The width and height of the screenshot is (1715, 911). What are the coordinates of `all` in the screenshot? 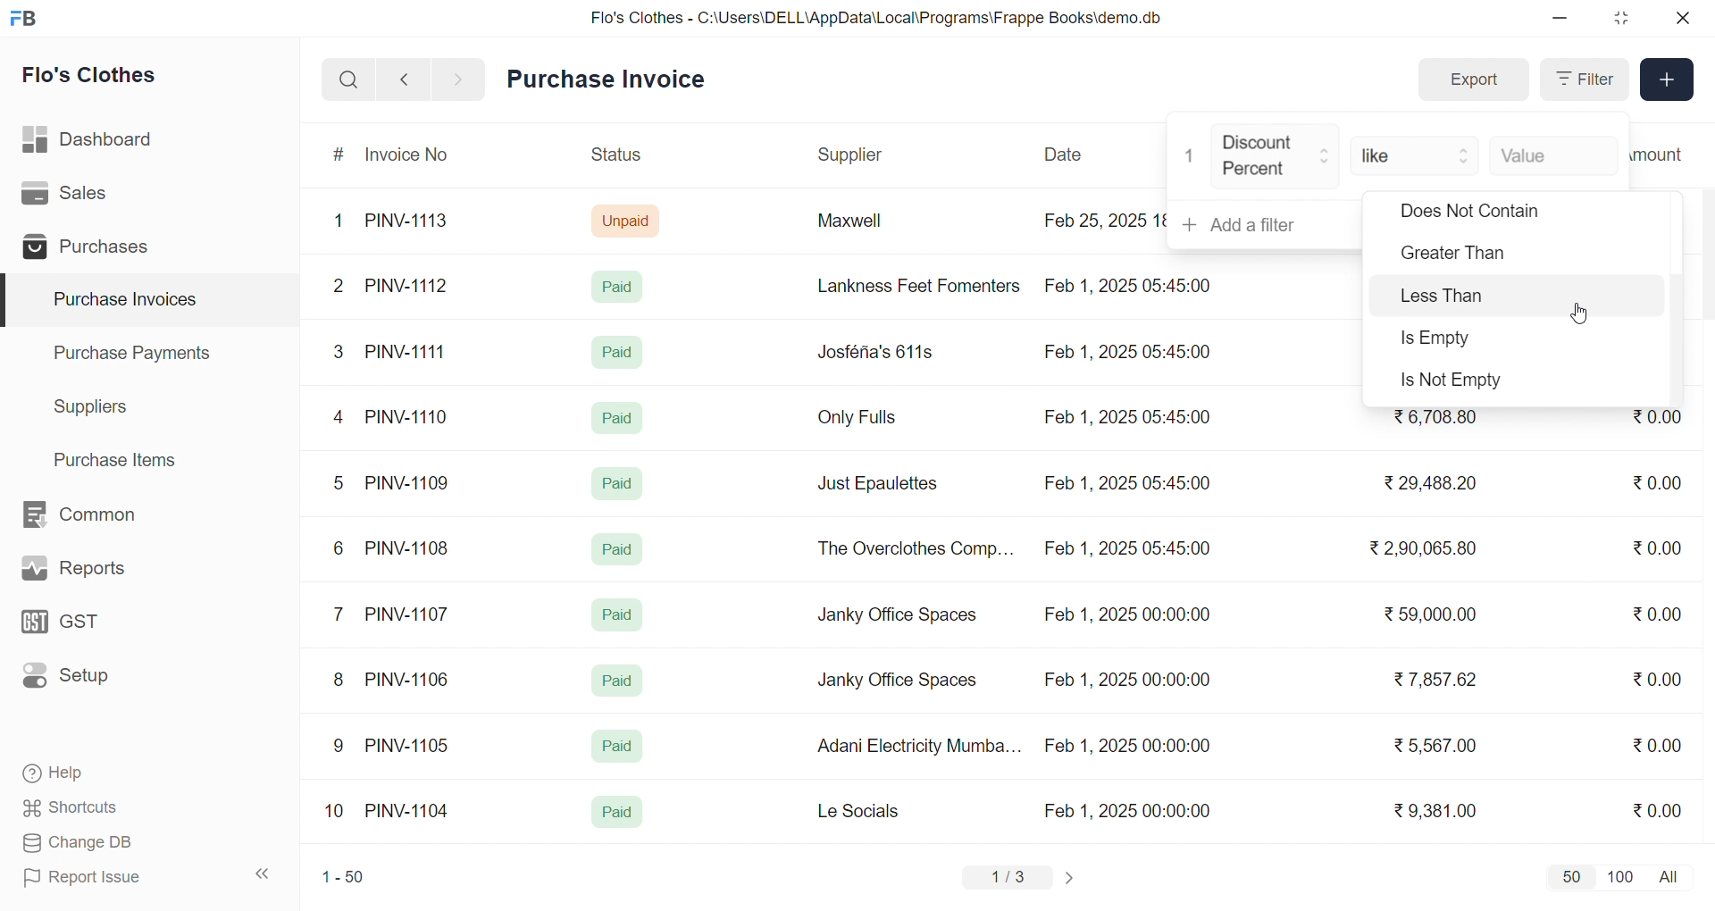 It's located at (1672, 875).